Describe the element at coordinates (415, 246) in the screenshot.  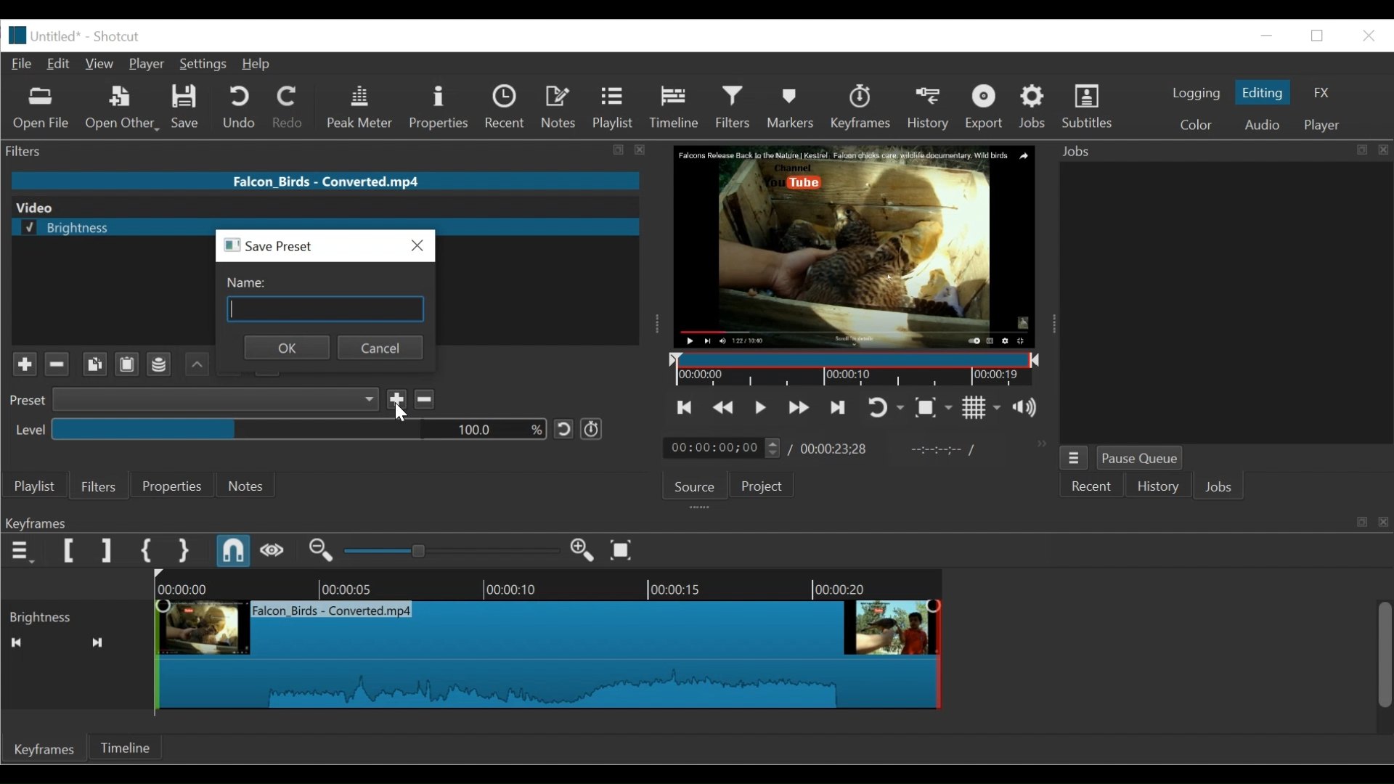
I see `Close` at that location.